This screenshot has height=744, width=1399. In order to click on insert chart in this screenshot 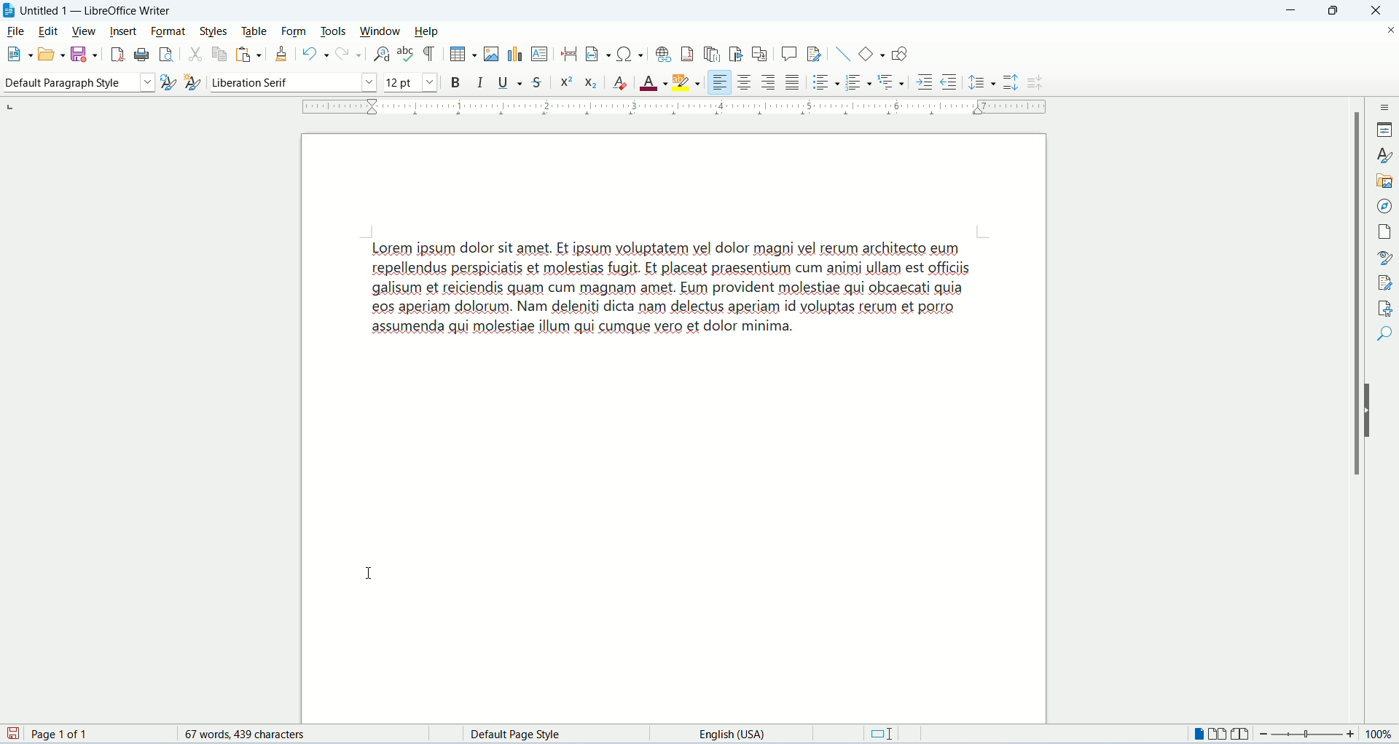, I will do `click(514, 54)`.